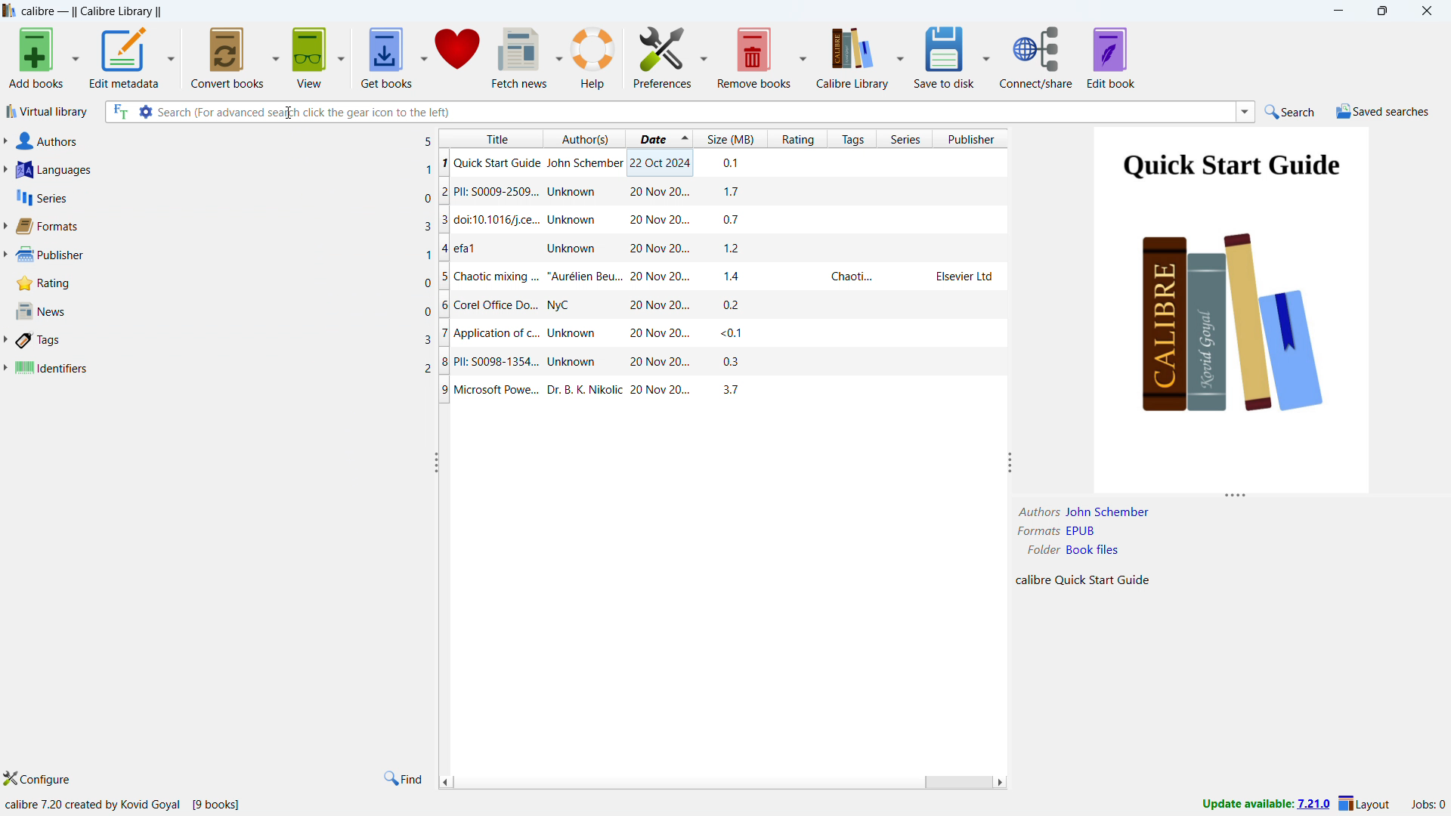  Describe the element at coordinates (435, 463) in the screenshot. I see `resize` at that location.